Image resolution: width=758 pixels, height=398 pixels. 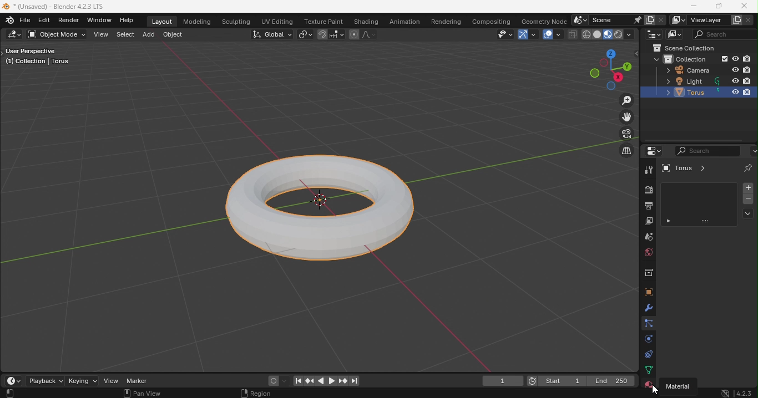 What do you see at coordinates (58, 35) in the screenshot?
I see `Sets the object interaction mode` at bounding box center [58, 35].